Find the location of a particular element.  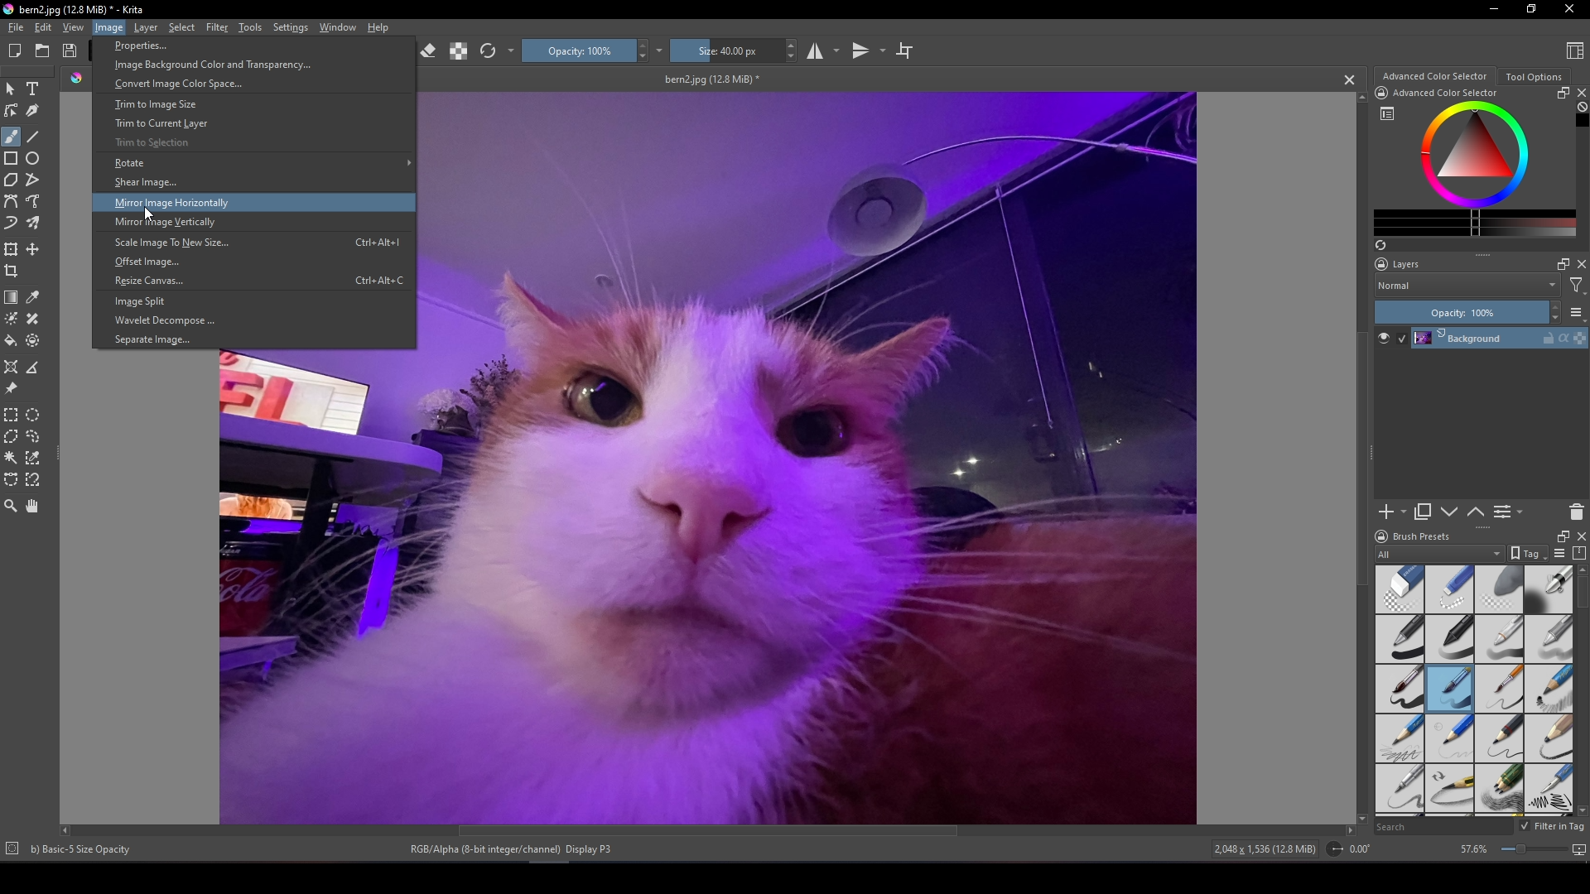

Trim selection is located at coordinates (256, 141).